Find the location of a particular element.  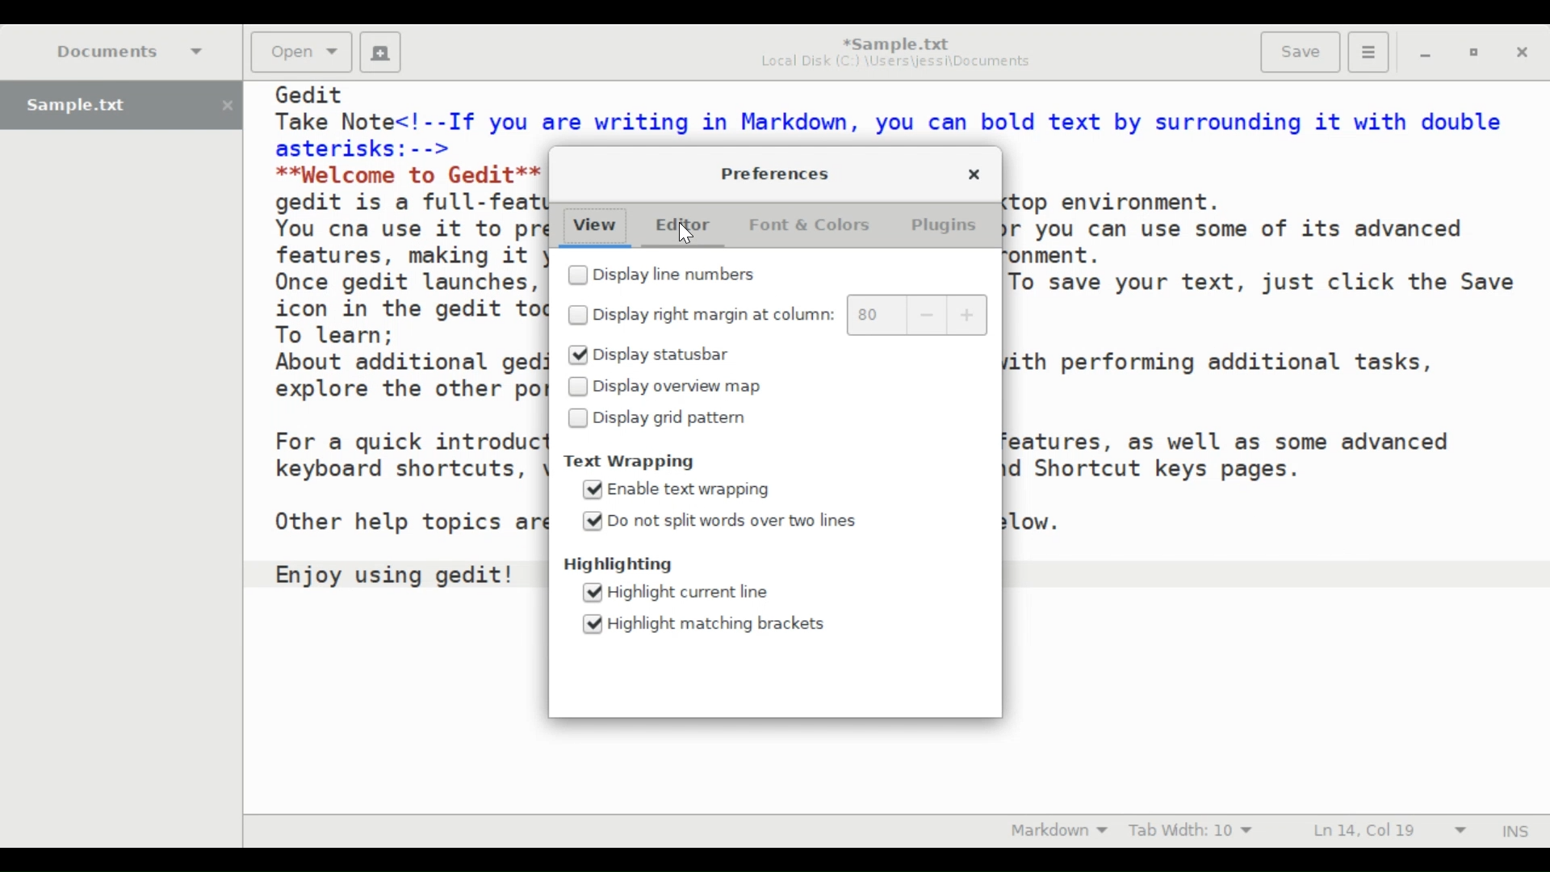

View (current) is located at coordinates (593, 227).